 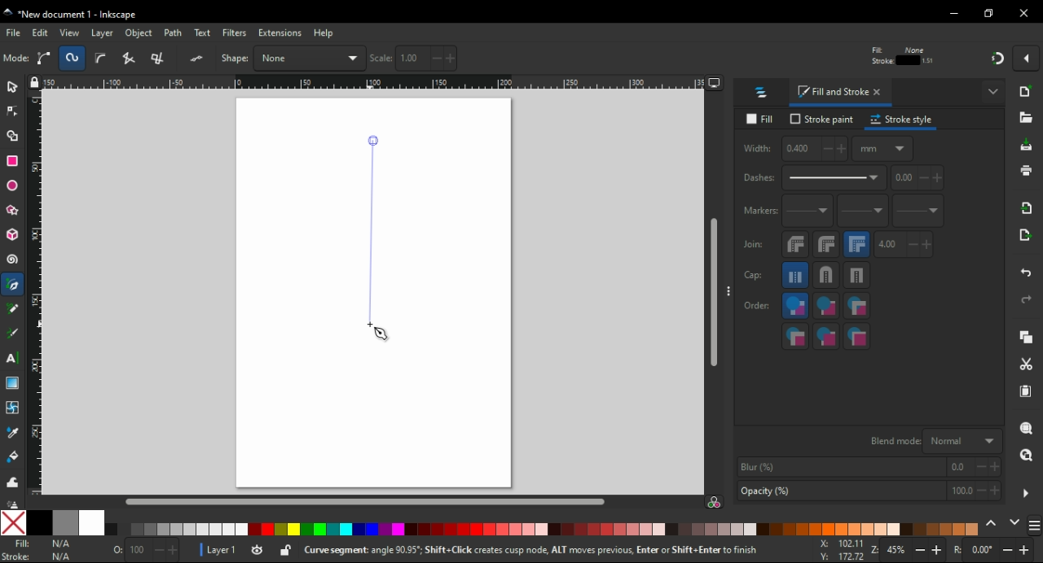 What do you see at coordinates (13, 234) in the screenshot?
I see `3D box tool` at bounding box center [13, 234].